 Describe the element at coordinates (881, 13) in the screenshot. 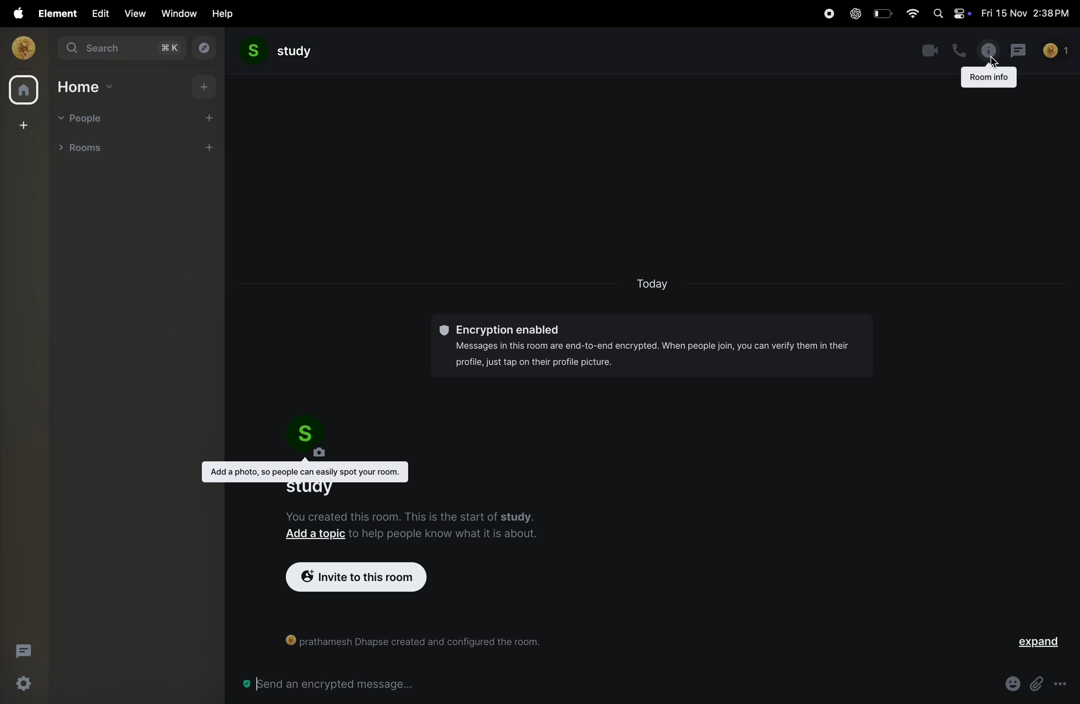

I see `battery` at that location.